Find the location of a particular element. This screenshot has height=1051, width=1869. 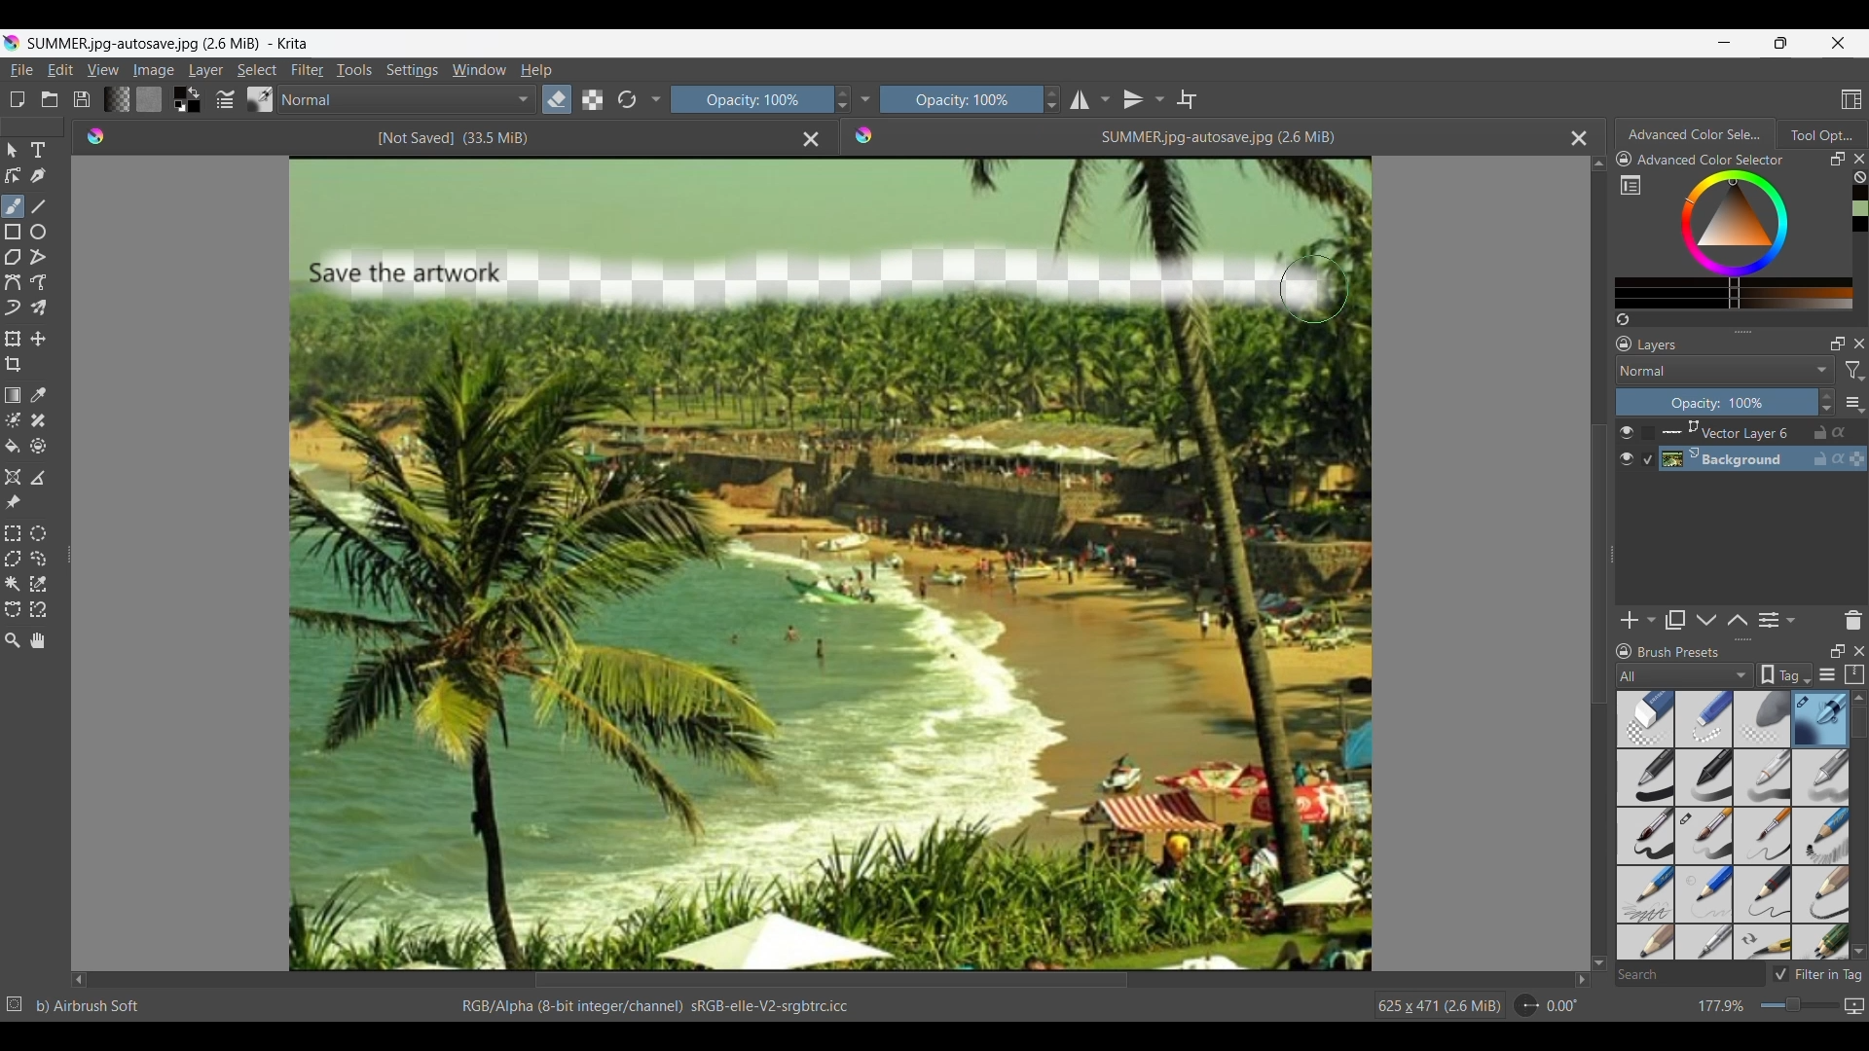

Type tool is located at coordinates (38, 150).